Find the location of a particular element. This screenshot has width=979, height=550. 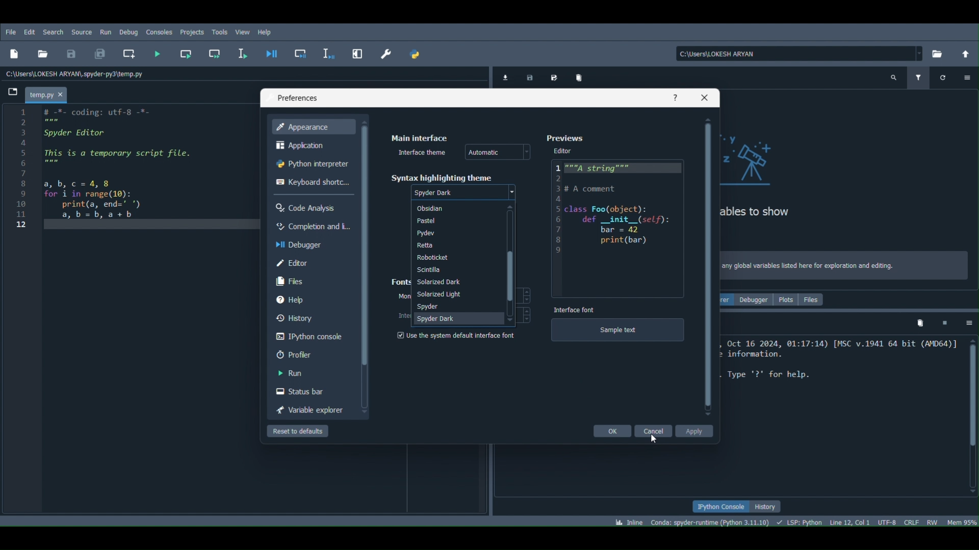

Scrollbar is located at coordinates (710, 267).